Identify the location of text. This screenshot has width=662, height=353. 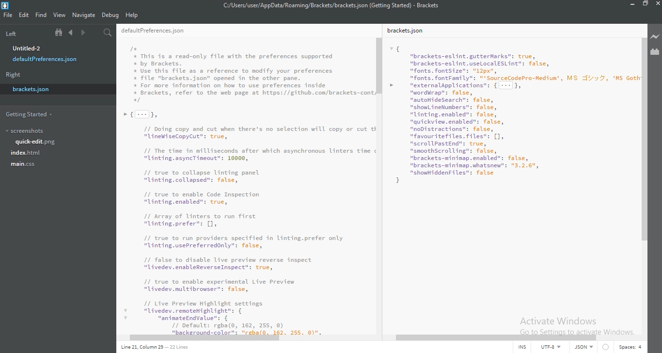
(586, 347).